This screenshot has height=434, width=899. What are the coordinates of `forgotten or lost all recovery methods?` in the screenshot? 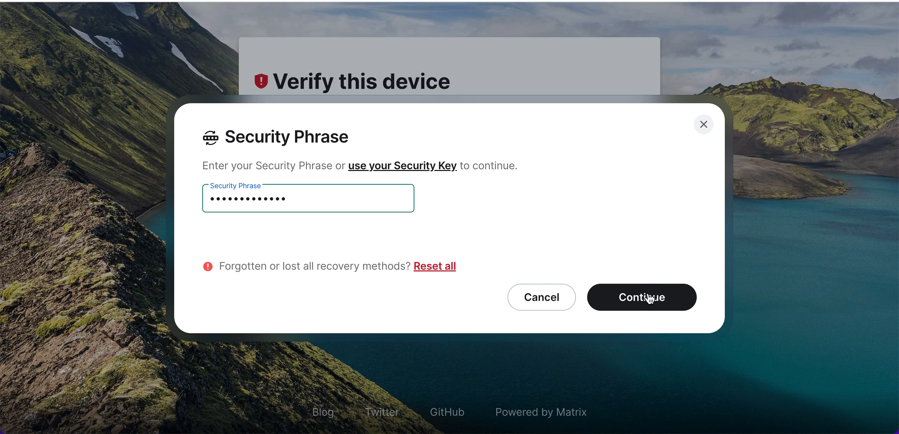 It's located at (304, 262).